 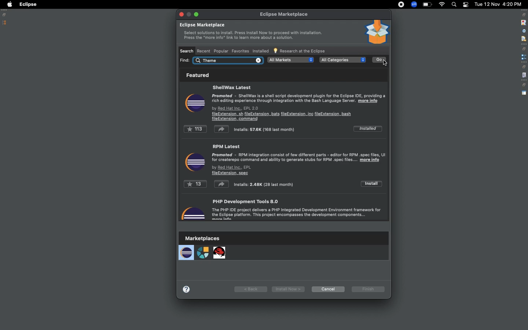 What do you see at coordinates (228, 60) in the screenshot?
I see `` at bounding box center [228, 60].